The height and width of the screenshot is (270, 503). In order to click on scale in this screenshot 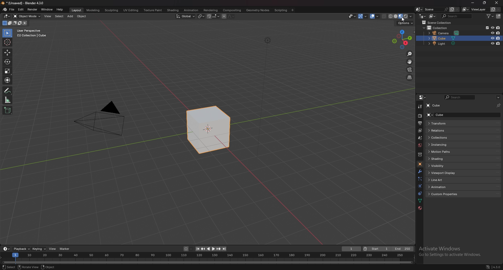, I will do `click(7, 71)`.